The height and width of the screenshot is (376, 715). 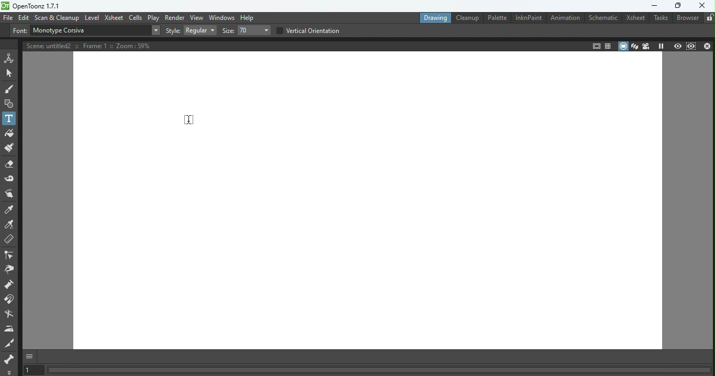 I want to click on Drawing, so click(x=432, y=18).